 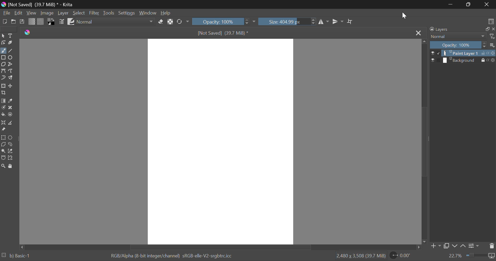 I want to click on Dynamic Brush, so click(x=3, y=78).